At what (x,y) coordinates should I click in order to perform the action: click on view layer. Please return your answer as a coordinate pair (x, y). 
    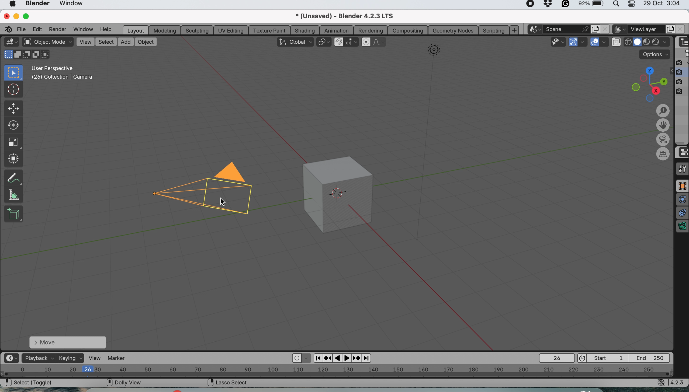
    Looking at the image, I should click on (647, 29).